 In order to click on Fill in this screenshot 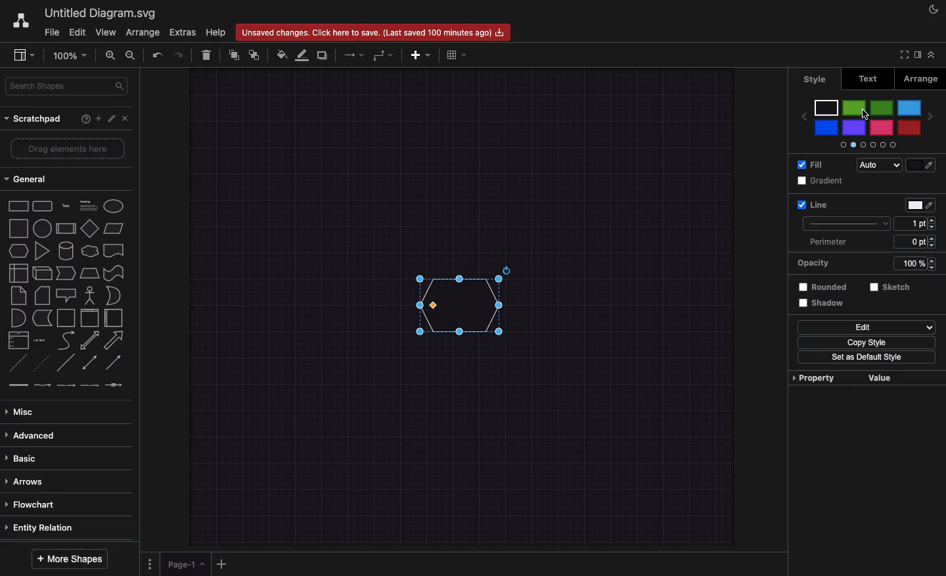, I will do `click(809, 167)`.